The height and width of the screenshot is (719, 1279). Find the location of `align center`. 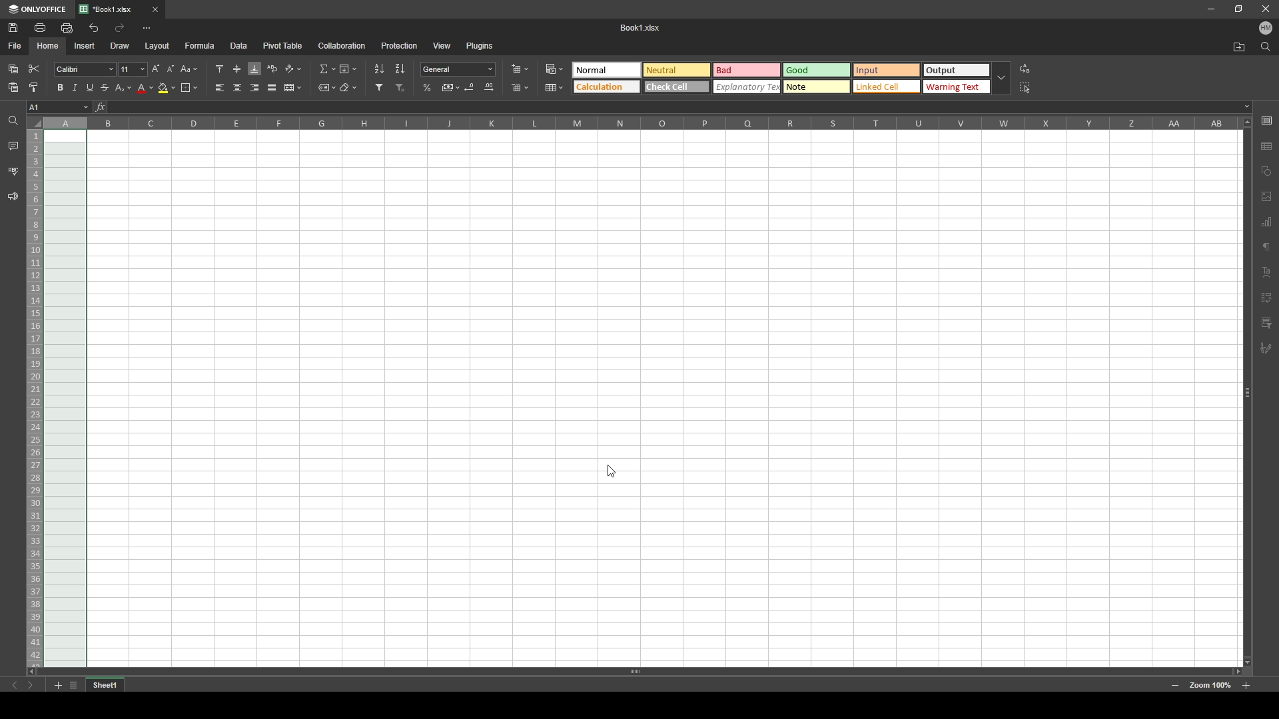

align center is located at coordinates (238, 87).